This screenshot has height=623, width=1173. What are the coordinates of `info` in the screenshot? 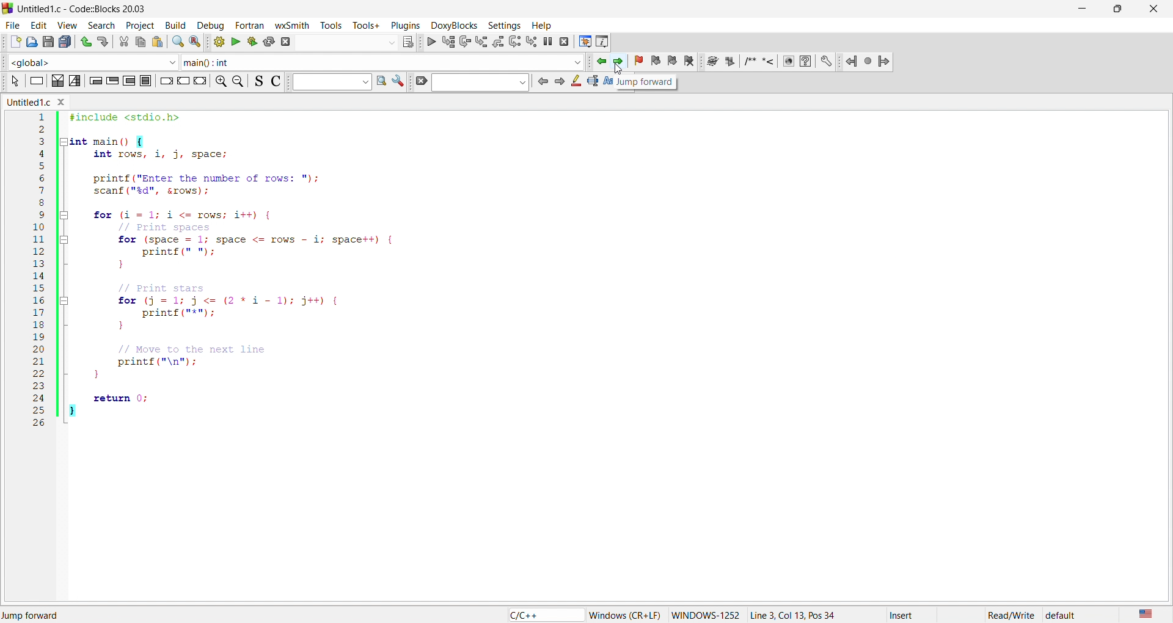 It's located at (601, 42).